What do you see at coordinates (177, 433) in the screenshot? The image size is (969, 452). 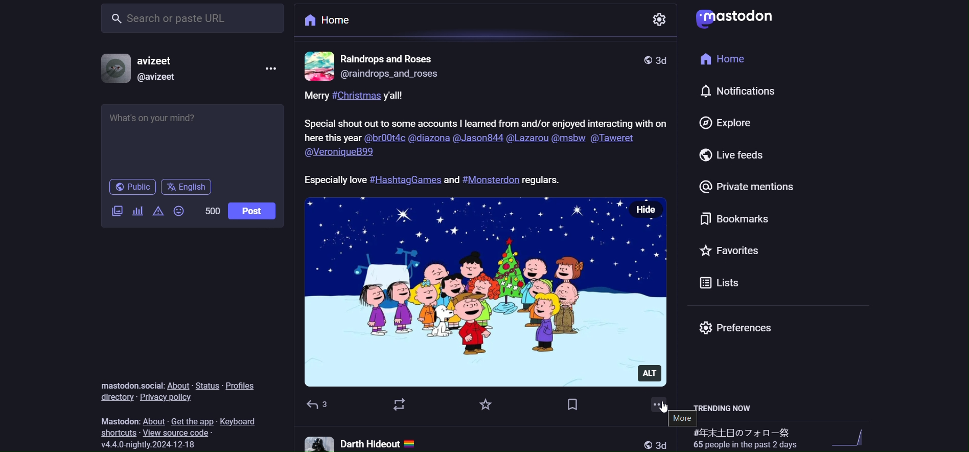 I see `source code` at bounding box center [177, 433].